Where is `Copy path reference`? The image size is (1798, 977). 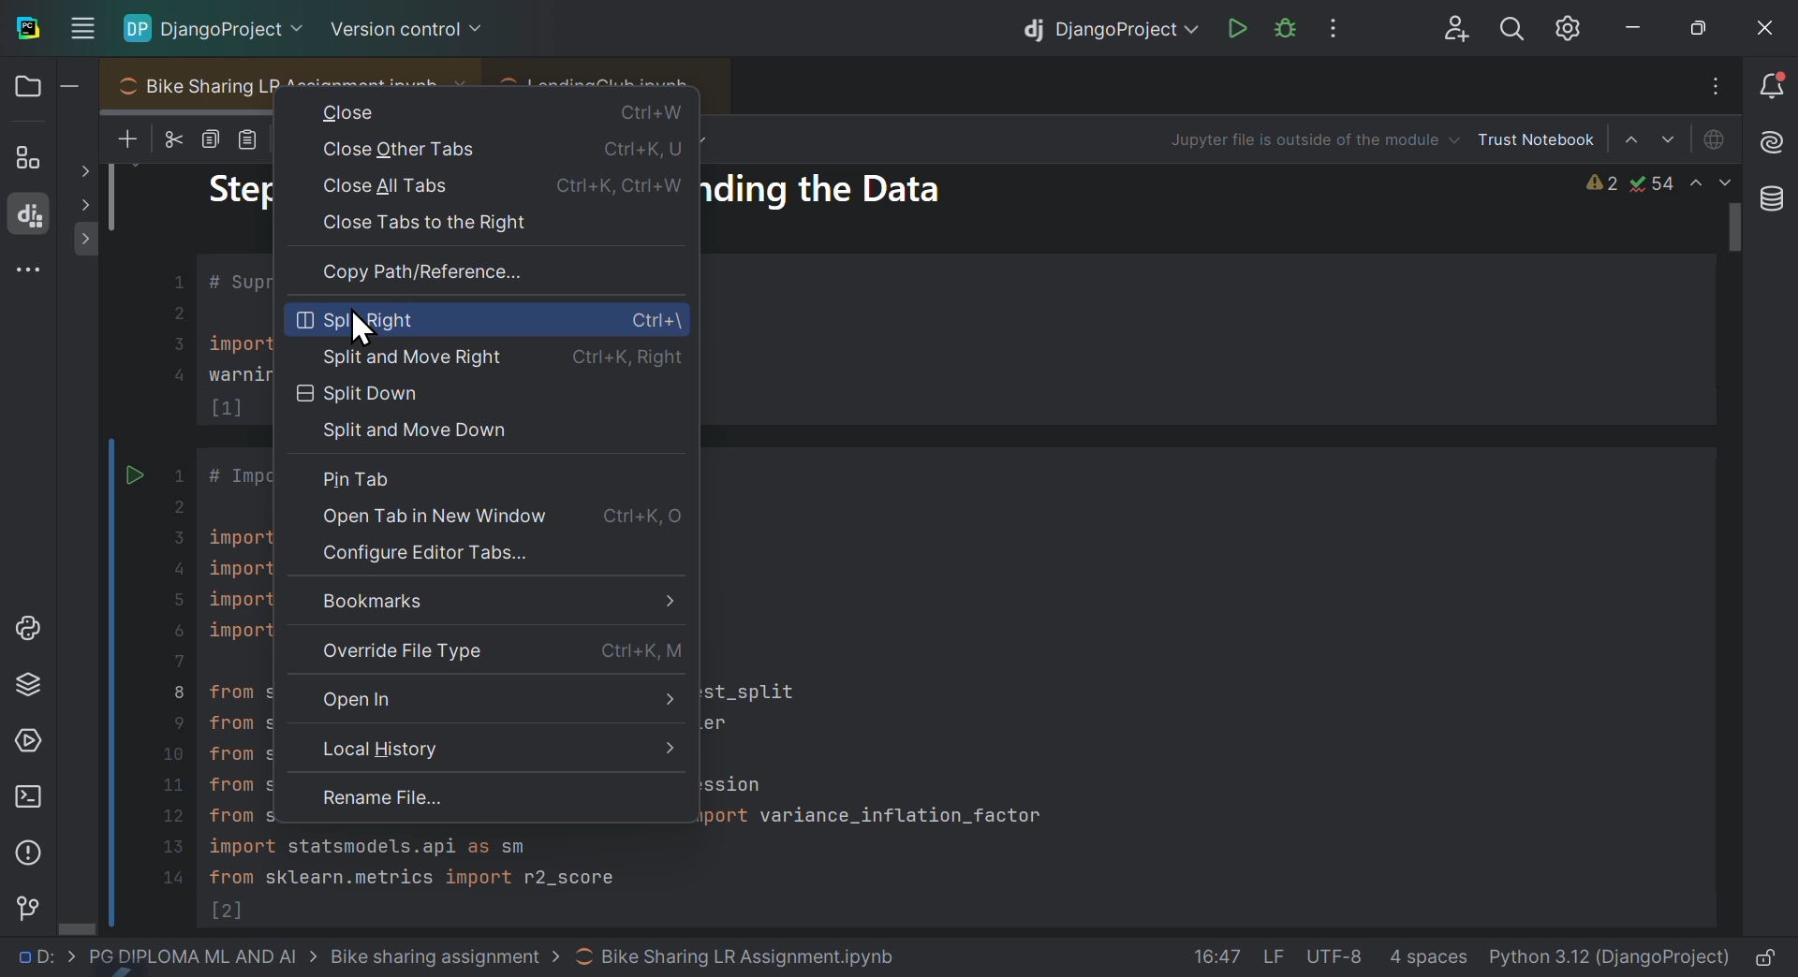
Copy path reference is located at coordinates (449, 270).